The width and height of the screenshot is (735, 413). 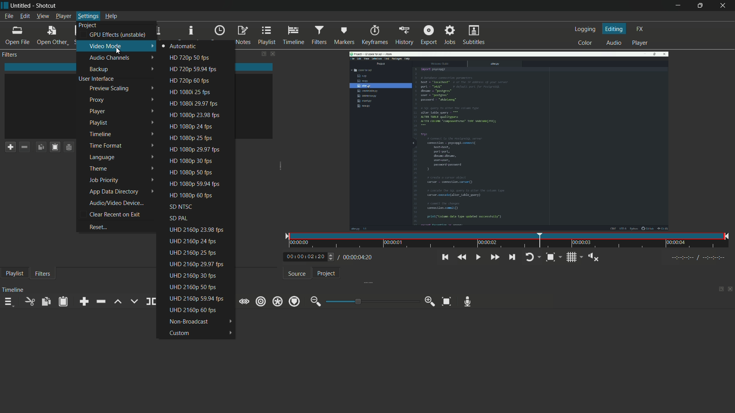 I want to click on hd 720p 59.94 fps, so click(x=201, y=69).